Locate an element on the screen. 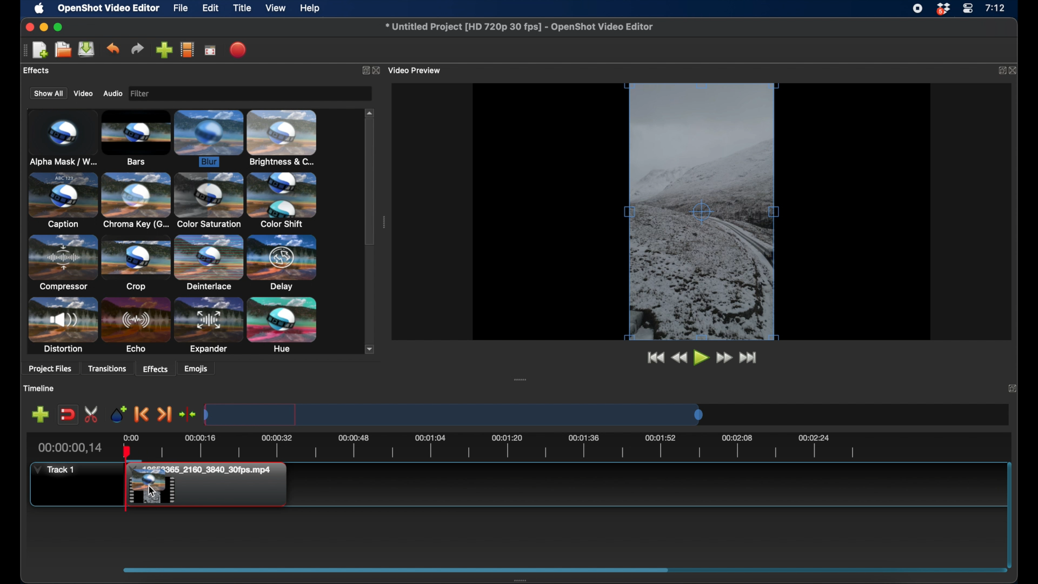 The width and height of the screenshot is (1038, 584). next marker is located at coordinates (165, 415).